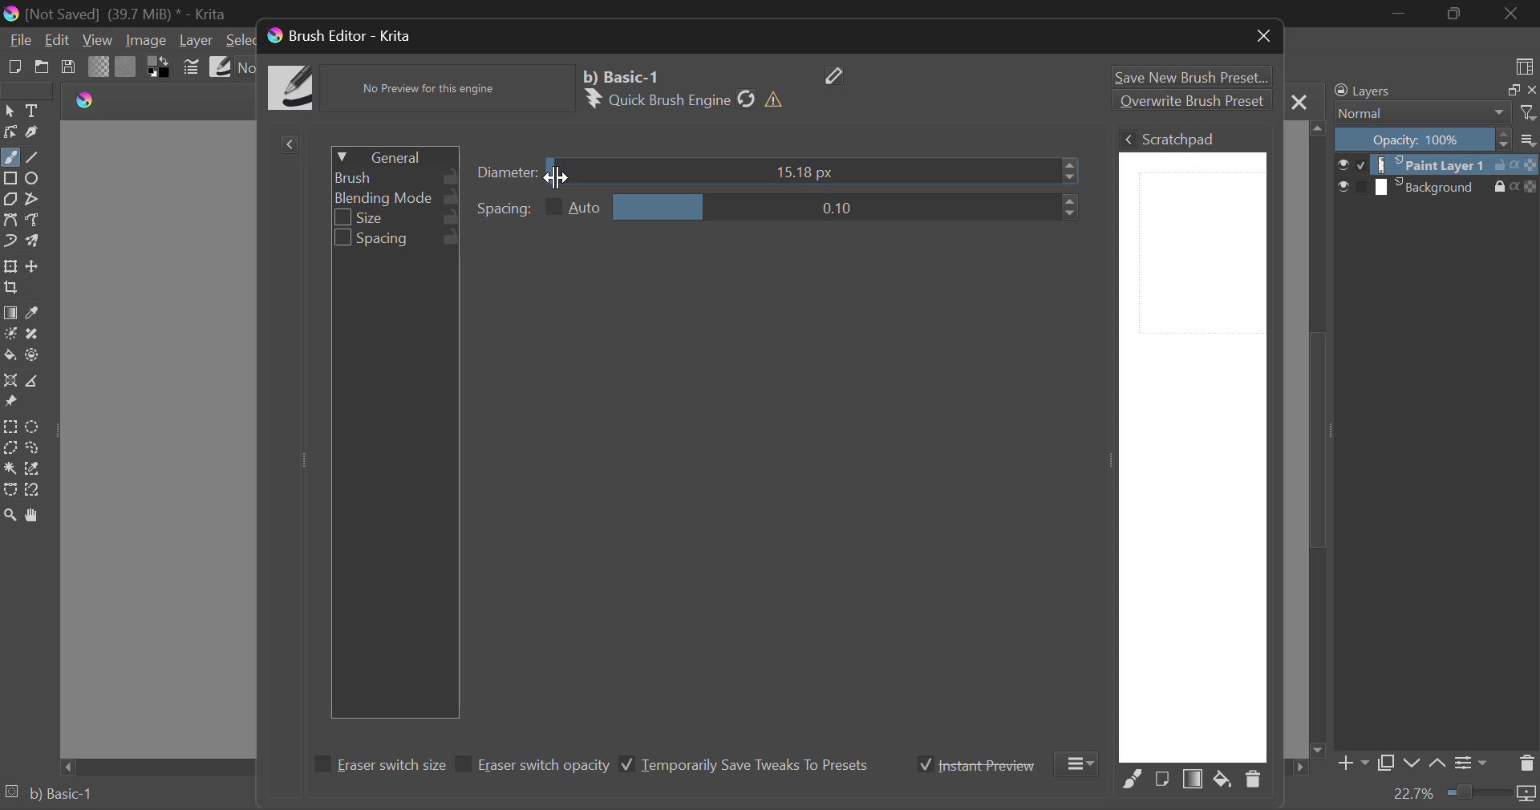  Describe the element at coordinates (837, 75) in the screenshot. I see `Edit Name` at that location.